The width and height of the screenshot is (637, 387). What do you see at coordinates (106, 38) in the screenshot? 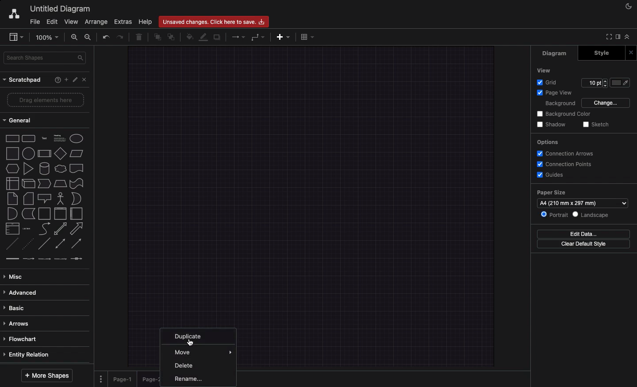
I see `Undo` at bounding box center [106, 38].